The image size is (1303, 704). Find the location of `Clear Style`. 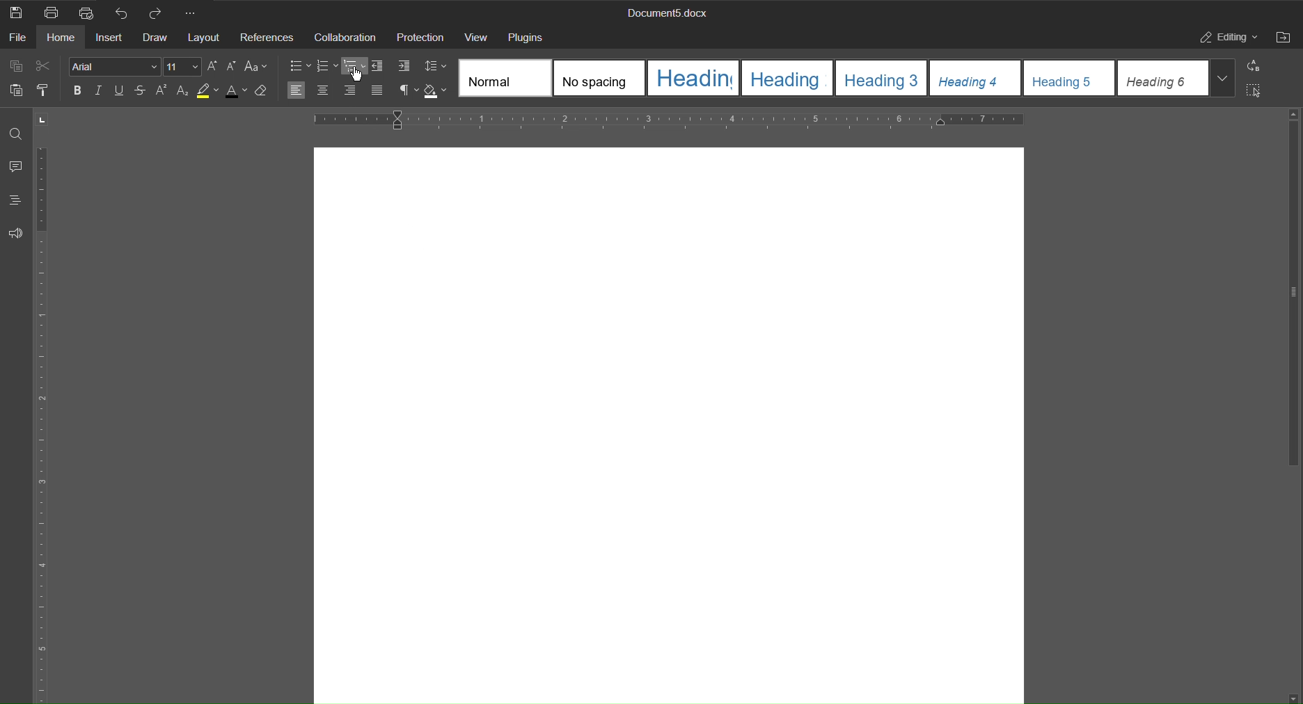

Clear Style is located at coordinates (264, 90).